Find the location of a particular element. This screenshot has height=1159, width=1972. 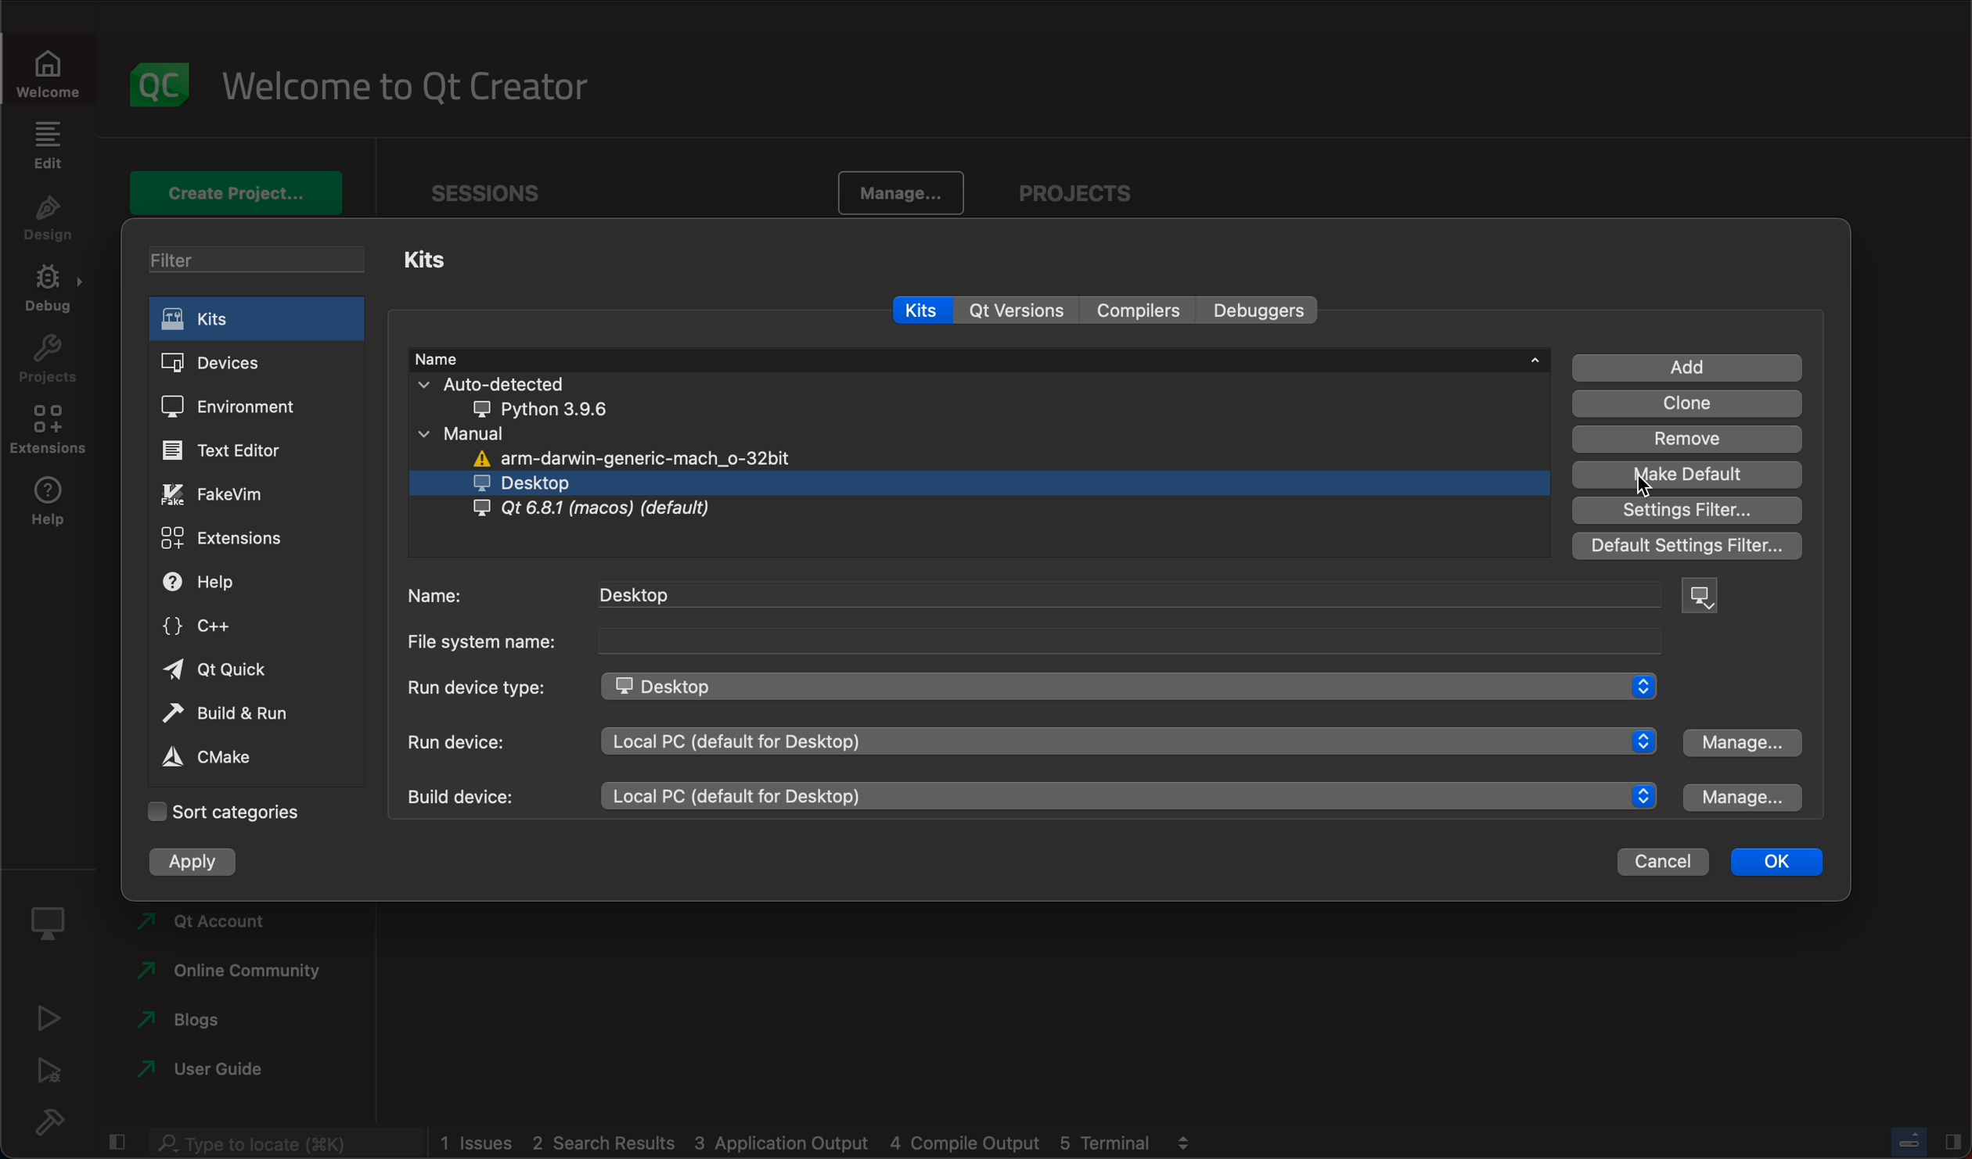

Toggle progress bar is located at coordinates (1906, 1138).